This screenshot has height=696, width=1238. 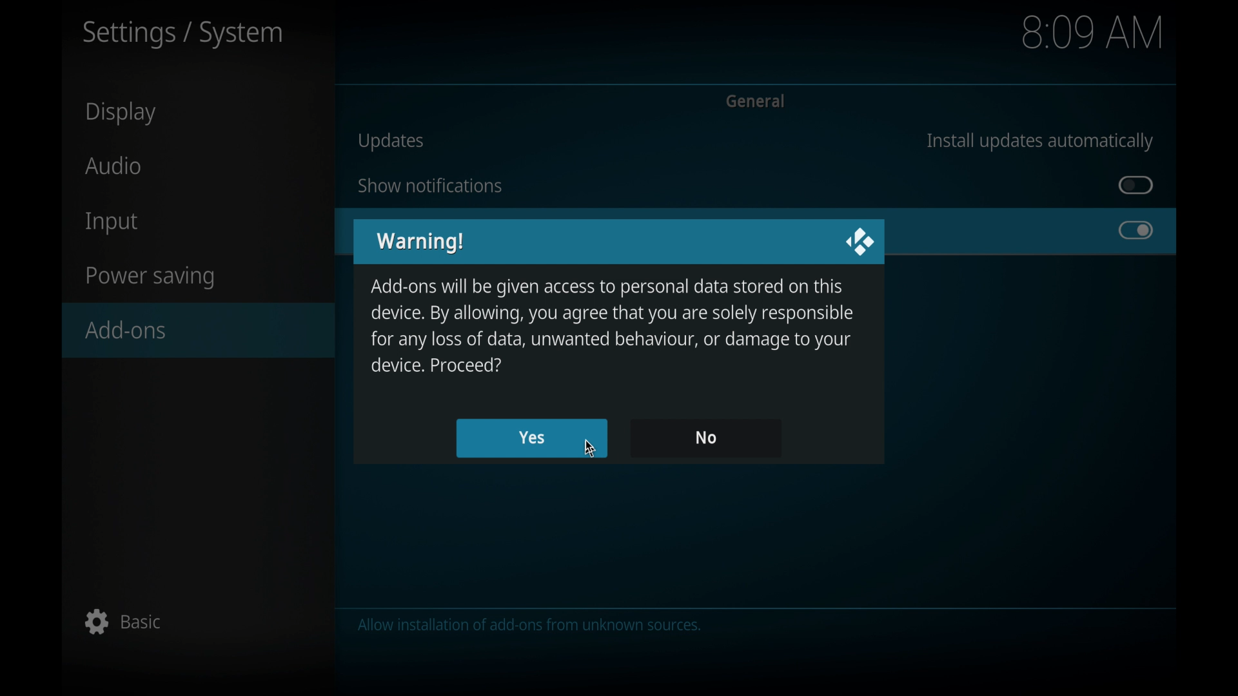 I want to click on toggle button, so click(x=1136, y=185).